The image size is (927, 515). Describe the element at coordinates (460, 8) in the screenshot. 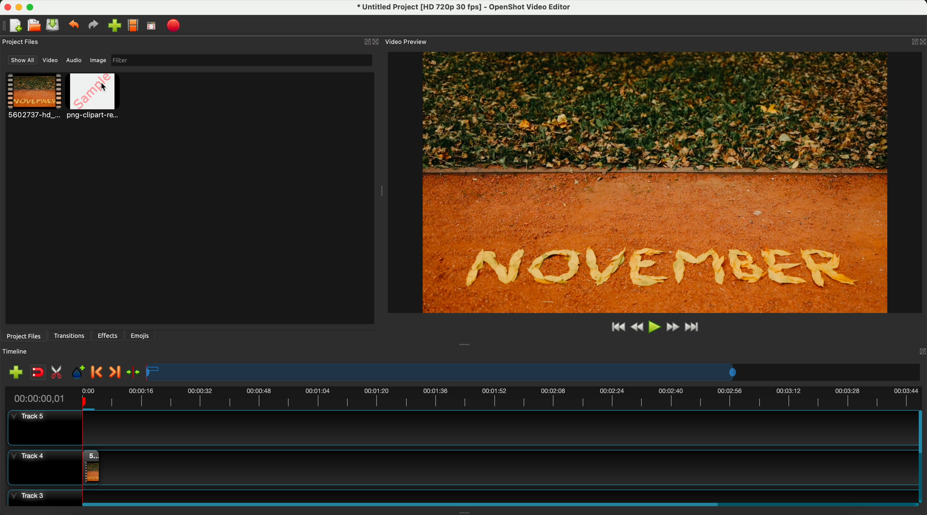

I see `file name` at that location.